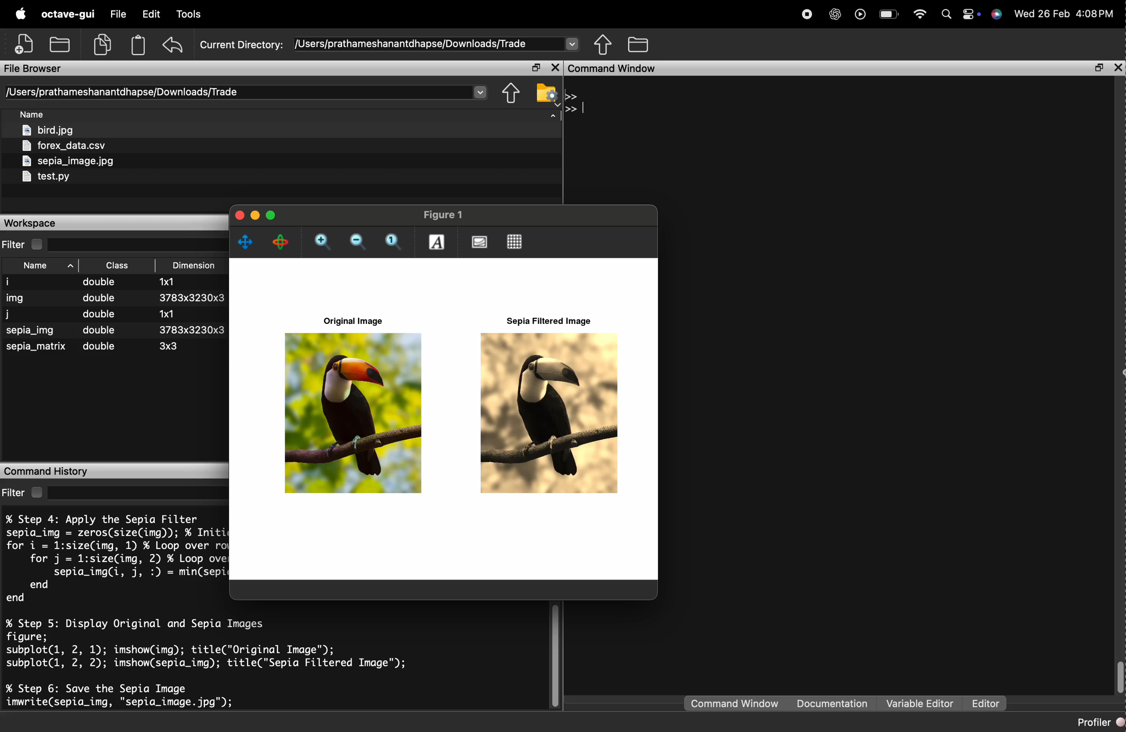 This screenshot has height=732, width=1126. What do you see at coordinates (444, 216) in the screenshot?
I see `Figure 1` at bounding box center [444, 216].